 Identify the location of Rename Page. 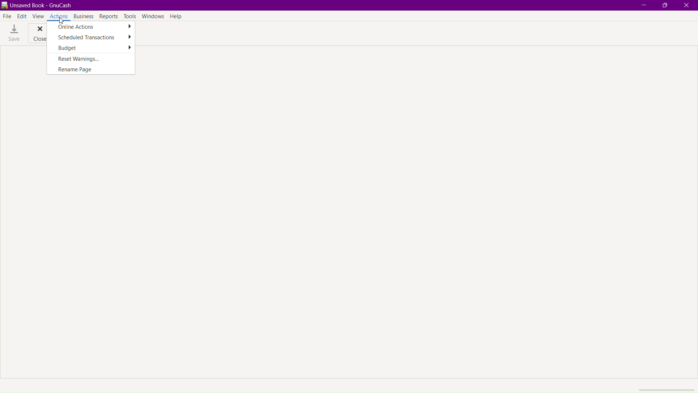
(95, 71).